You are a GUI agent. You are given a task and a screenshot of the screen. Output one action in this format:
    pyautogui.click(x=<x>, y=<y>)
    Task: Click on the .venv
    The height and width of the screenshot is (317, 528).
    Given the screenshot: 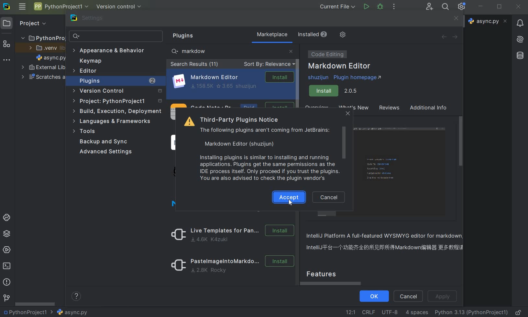 What is the action you would take?
    pyautogui.click(x=44, y=48)
    